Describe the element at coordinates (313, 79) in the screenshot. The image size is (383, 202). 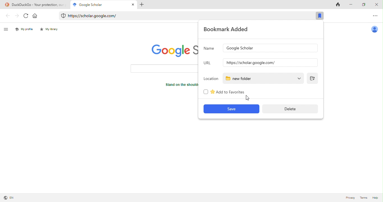
I see `add folder` at that location.